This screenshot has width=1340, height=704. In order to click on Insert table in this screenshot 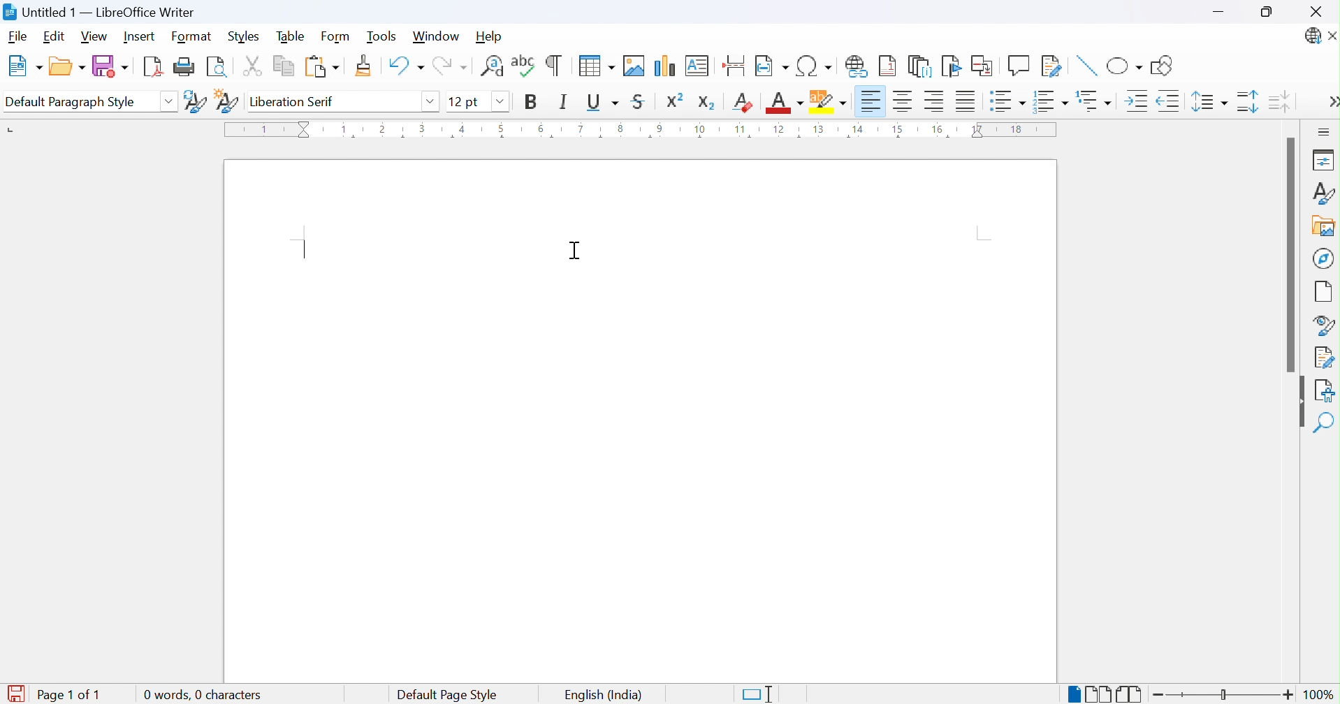, I will do `click(599, 64)`.